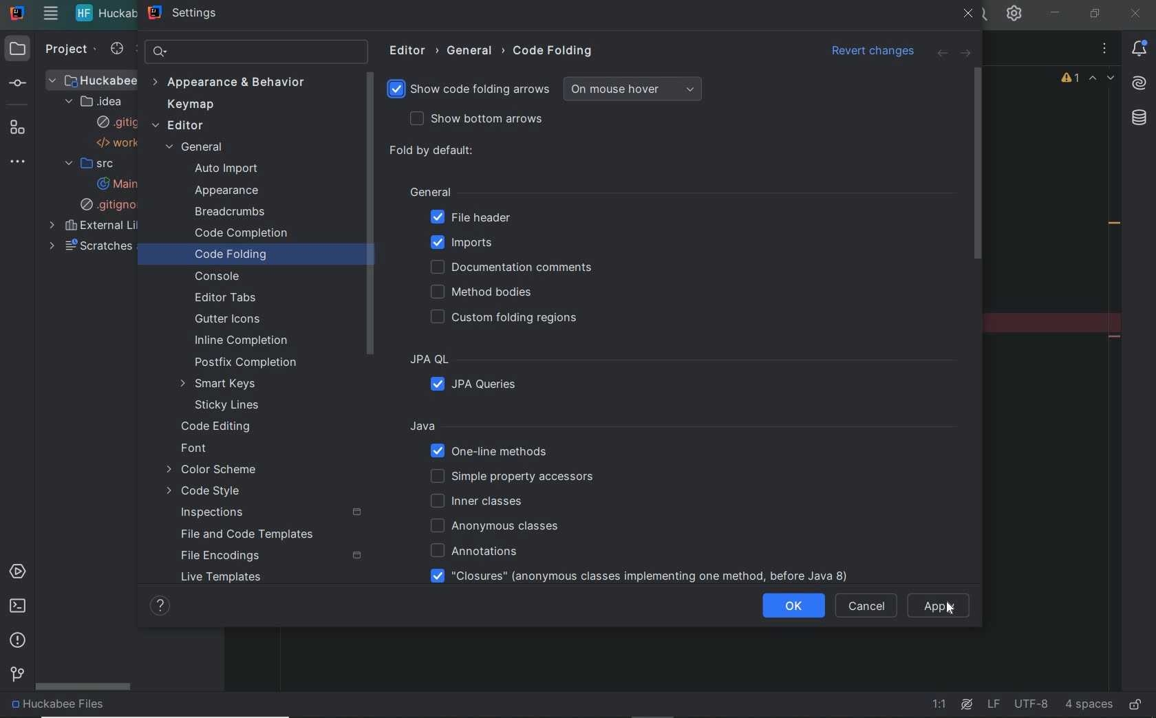  What do you see at coordinates (942, 55) in the screenshot?
I see `back` at bounding box center [942, 55].